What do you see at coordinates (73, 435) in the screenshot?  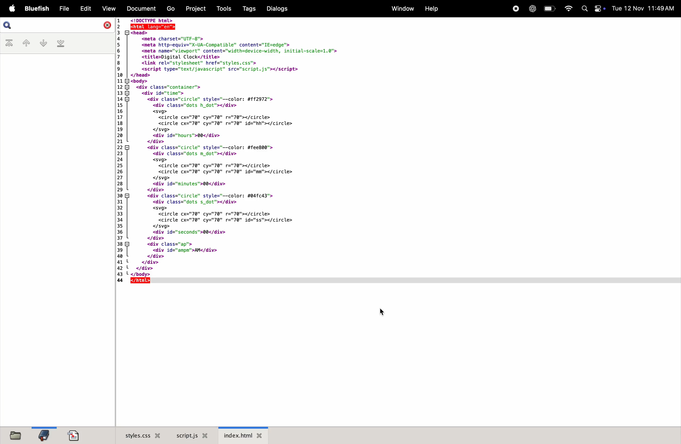 I see `import doc` at bounding box center [73, 435].